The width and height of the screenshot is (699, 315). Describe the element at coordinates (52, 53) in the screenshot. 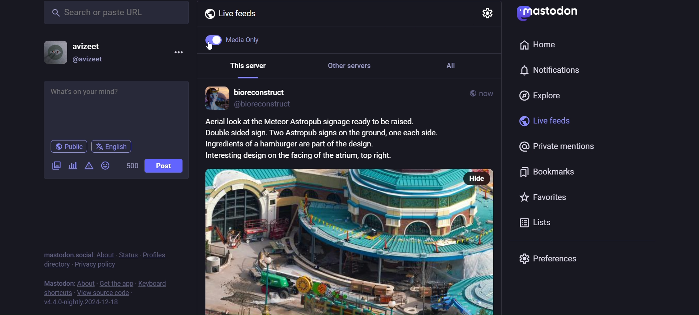

I see `display picture` at that location.